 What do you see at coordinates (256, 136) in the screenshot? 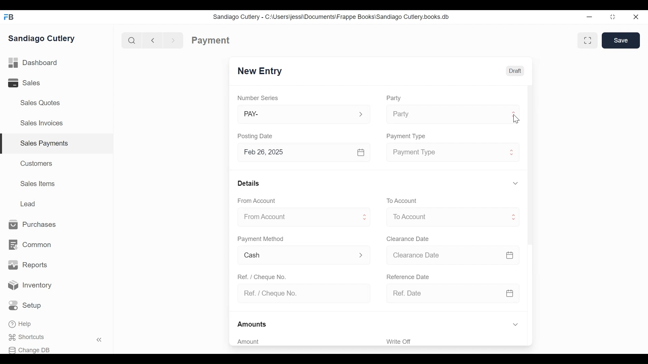
I see `Posting Date` at bounding box center [256, 136].